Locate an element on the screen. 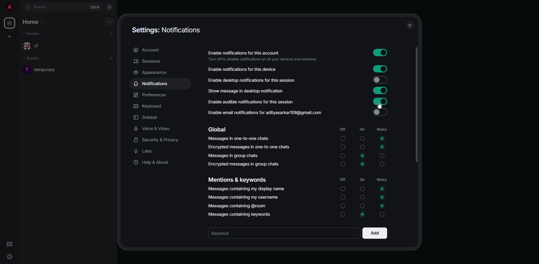 The width and height of the screenshot is (539, 264). navigator is located at coordinates (110, 8).